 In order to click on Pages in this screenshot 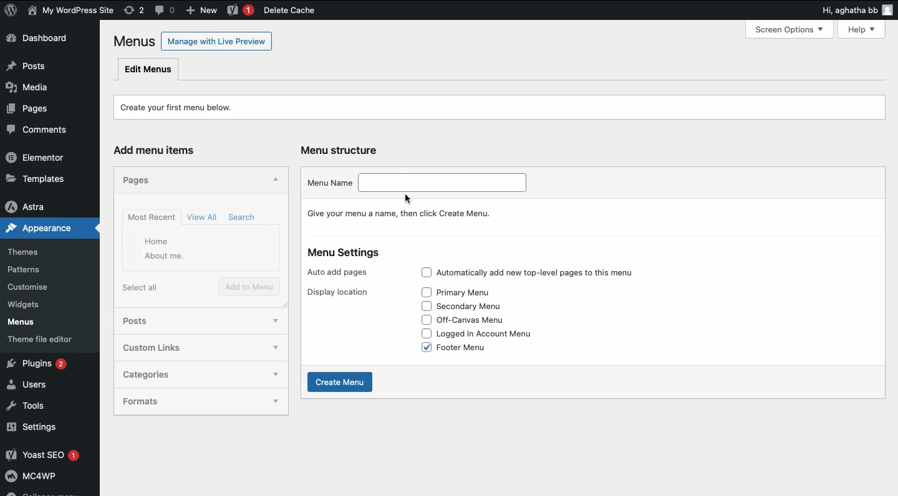, I will do `click(134, 180)`.